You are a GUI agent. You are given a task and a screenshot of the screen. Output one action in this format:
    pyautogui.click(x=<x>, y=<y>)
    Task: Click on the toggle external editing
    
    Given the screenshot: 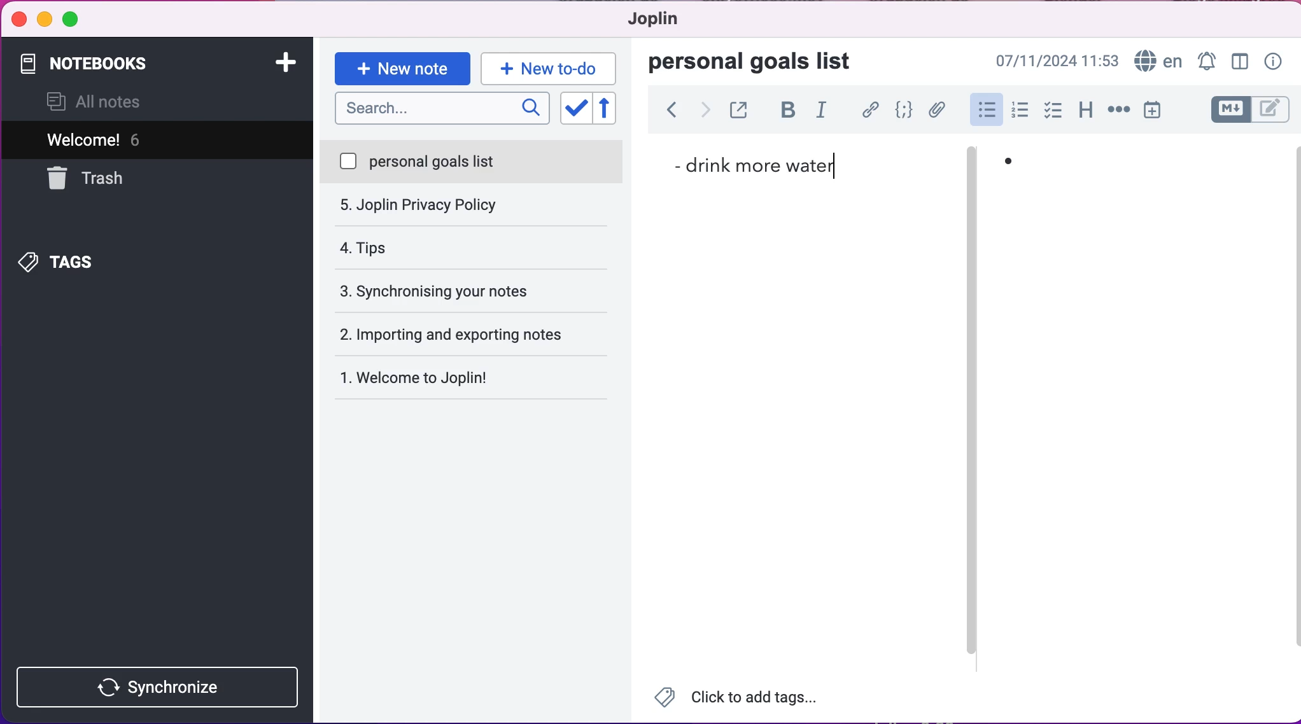 What is the action you would take?
    pyautogui.click(x=739, y=112)
    